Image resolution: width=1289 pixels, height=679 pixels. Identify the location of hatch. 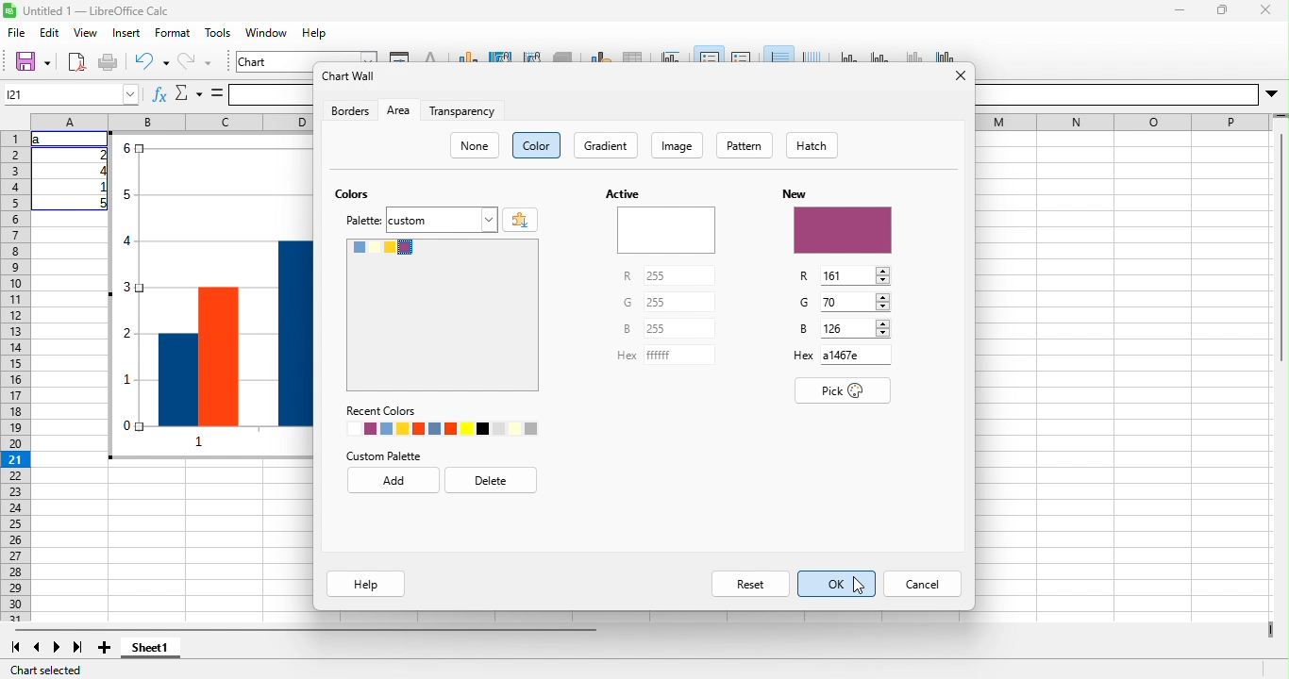
(812, 145).